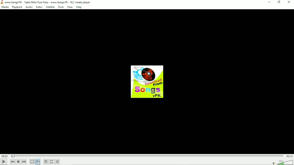 This screenshot has height=165, width=294. I want to click on Elapsed time, so click(5, 156).